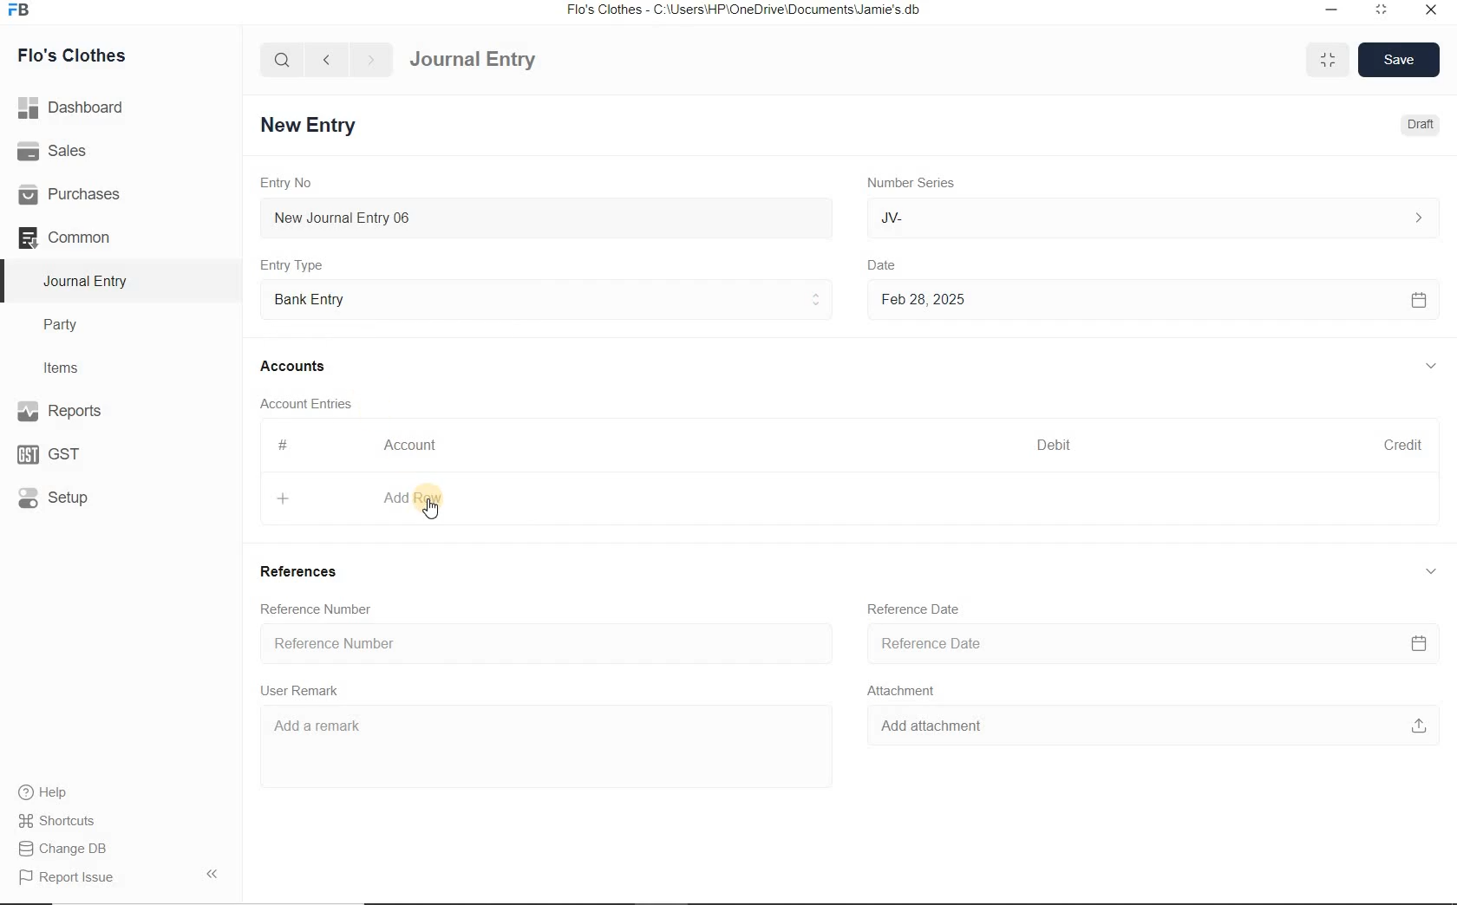 The image size is (1457, 905). I want to click on Account Entries, so click(313, 403).